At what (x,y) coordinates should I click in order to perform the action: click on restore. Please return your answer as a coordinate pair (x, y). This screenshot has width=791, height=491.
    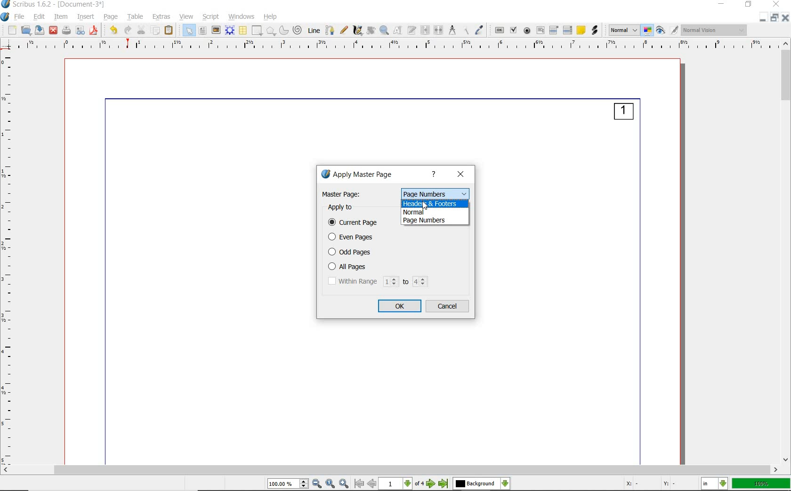
    Looking at the image, I should click on (775, 18).